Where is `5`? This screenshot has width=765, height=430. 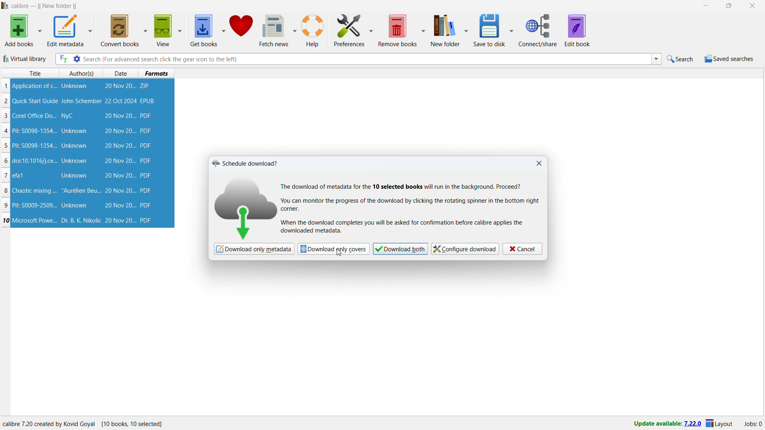 5 is located at coordinates (5, 147).